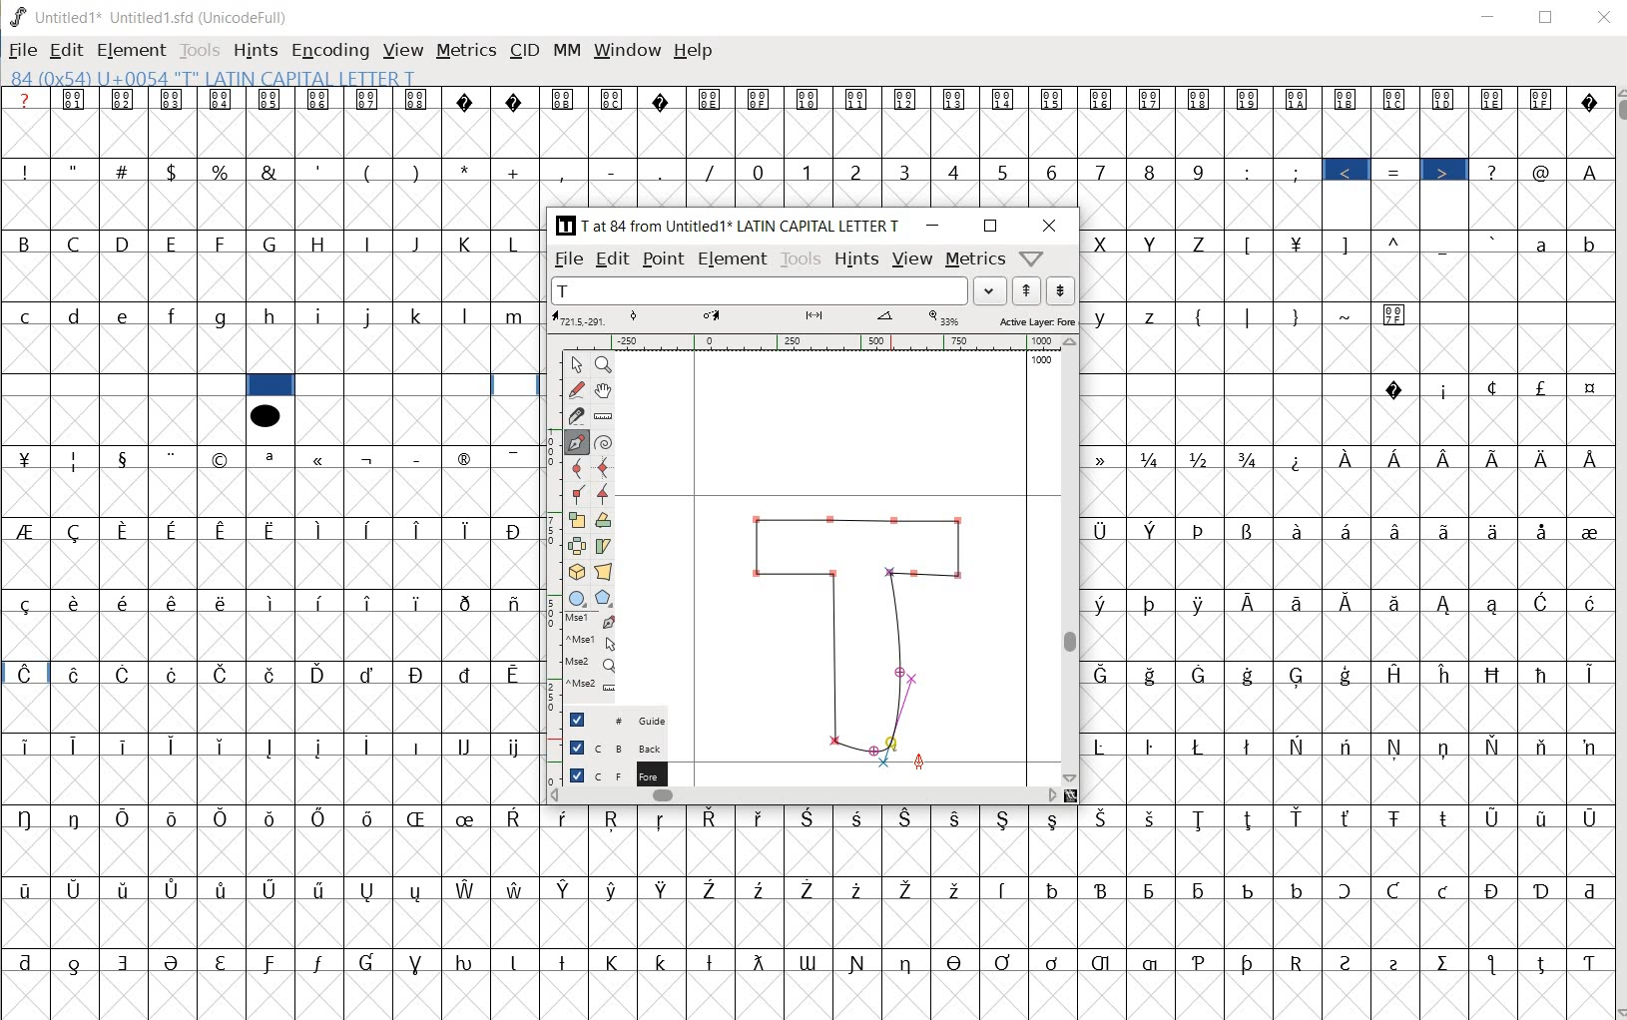 This screenshot has width=1627, height=1020. What do you see at coordinates (604, 441) in the screenshot?
I see `spiro` at bounding box center [604, 441].